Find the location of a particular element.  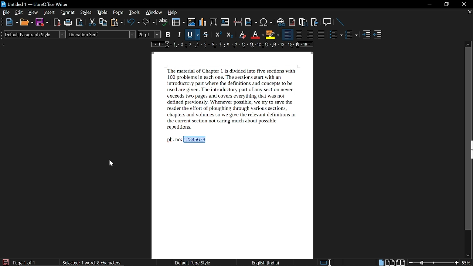

tools is located at coordinates (134, 13).